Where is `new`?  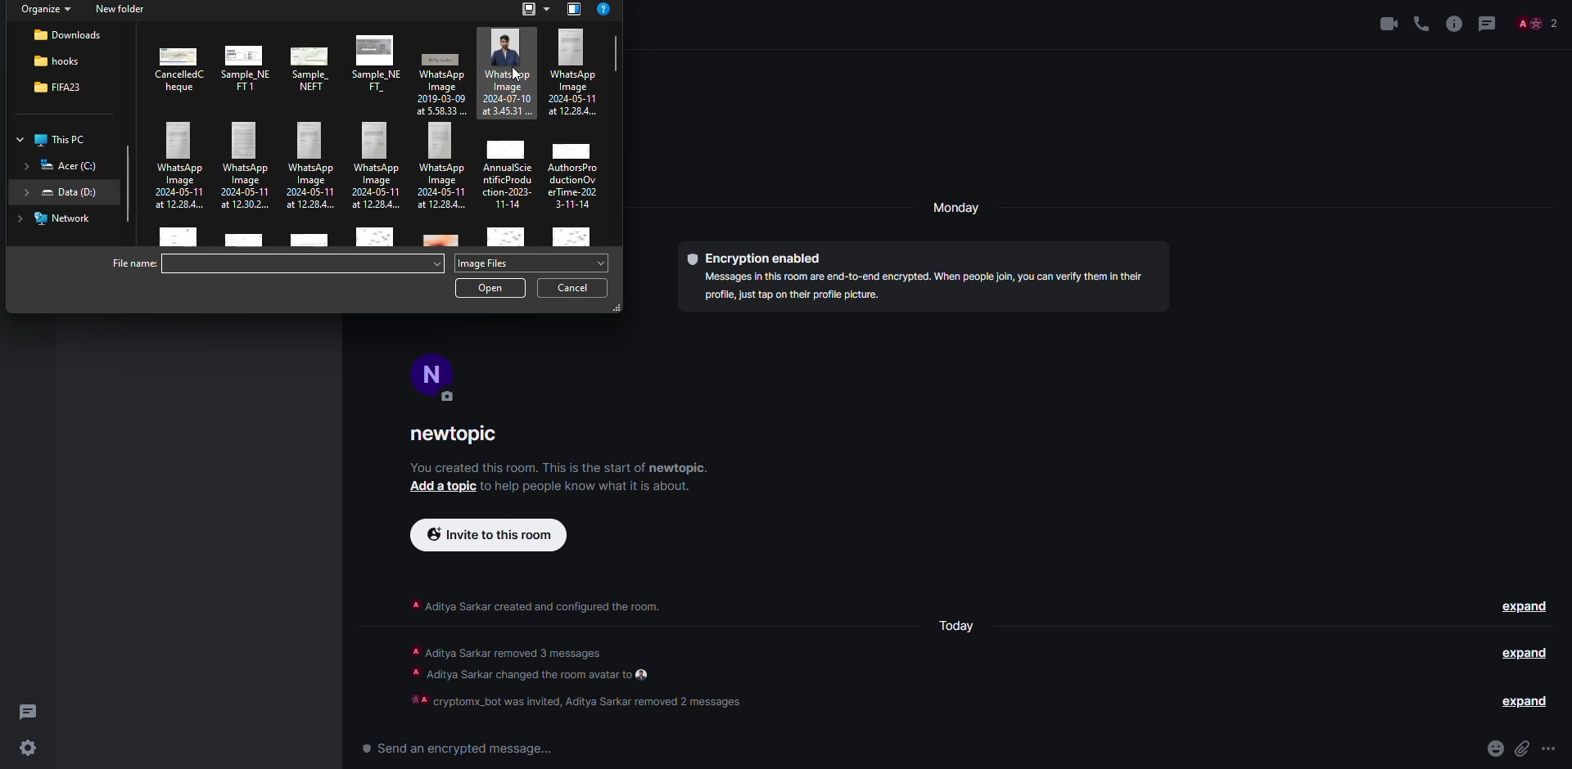 new is located at coordinates (120, 8).